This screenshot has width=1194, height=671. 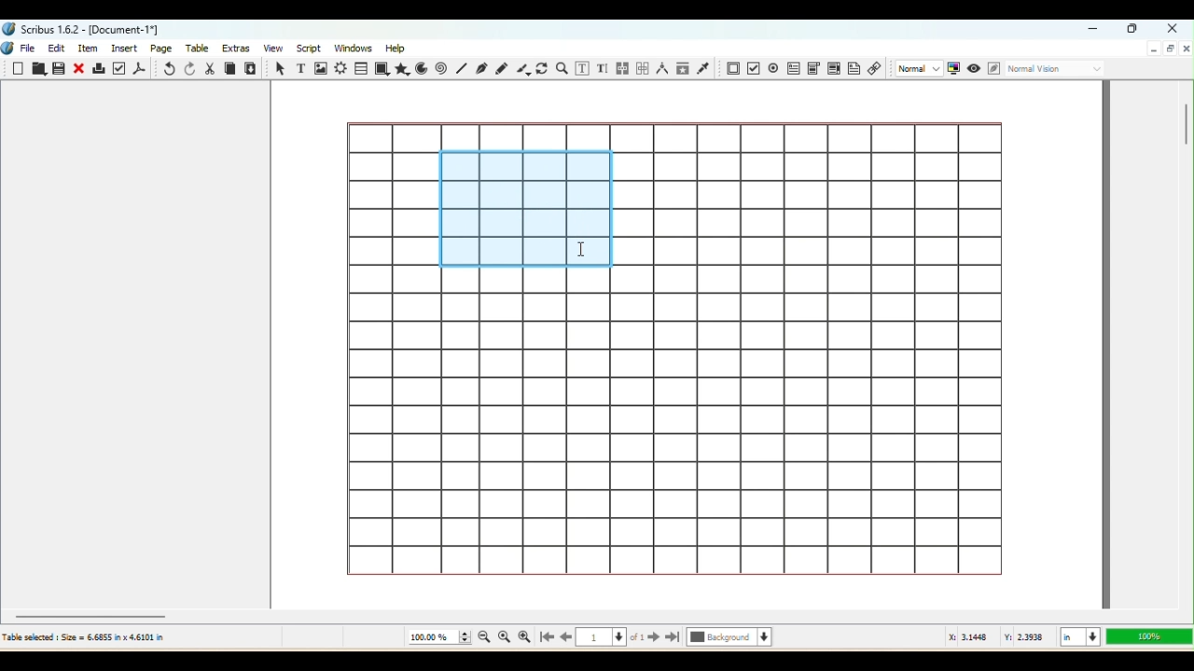 I want to click on Text Annotation, so click(x=854, y=71).